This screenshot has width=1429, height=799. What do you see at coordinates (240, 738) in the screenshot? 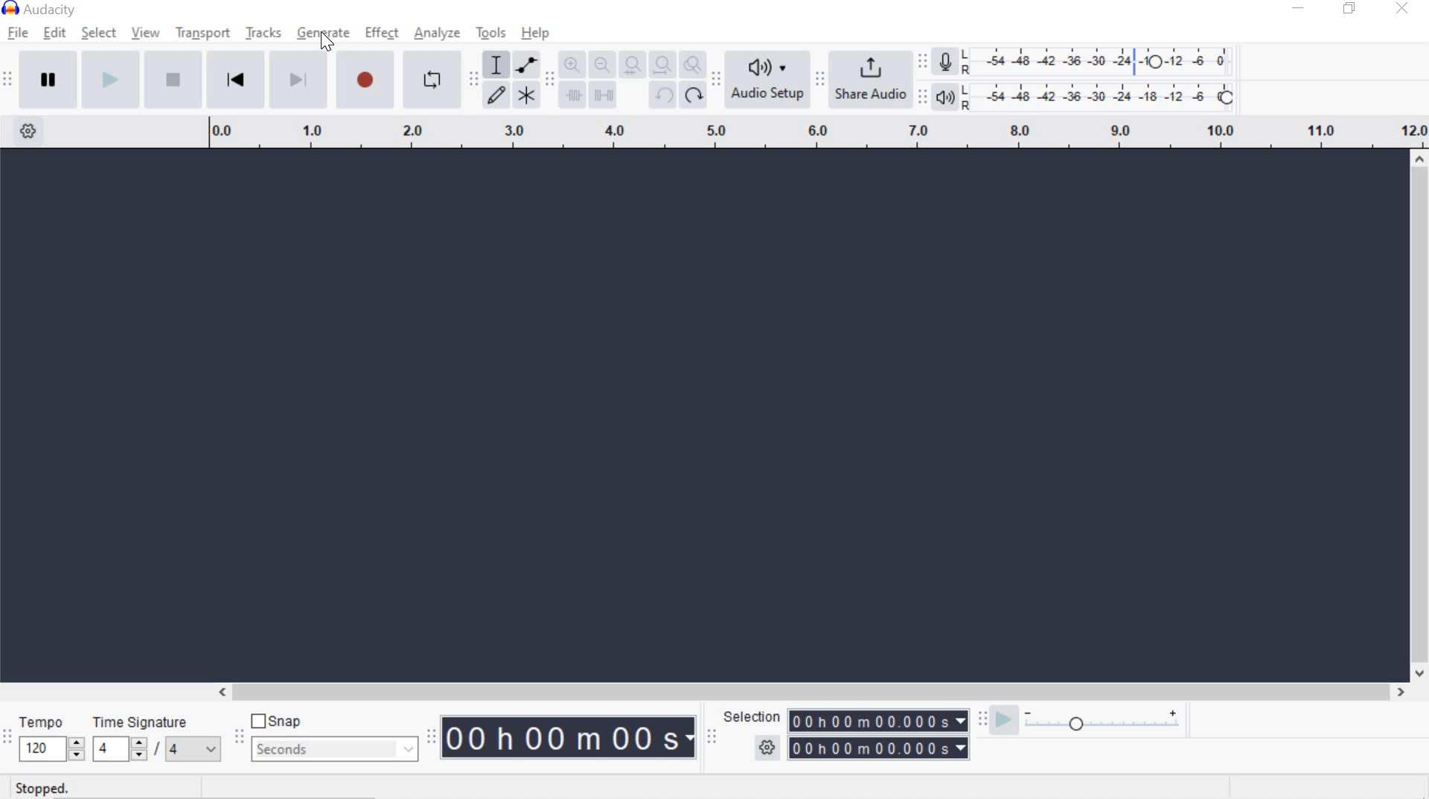
I see `Snapping Toolbar` at bounding box center [240, 738].